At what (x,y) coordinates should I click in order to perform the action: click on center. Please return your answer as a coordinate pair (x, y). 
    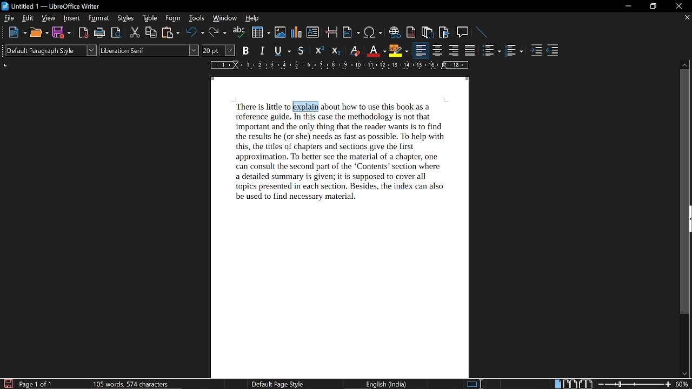
    Looking at the image, I should click on (438, 51).